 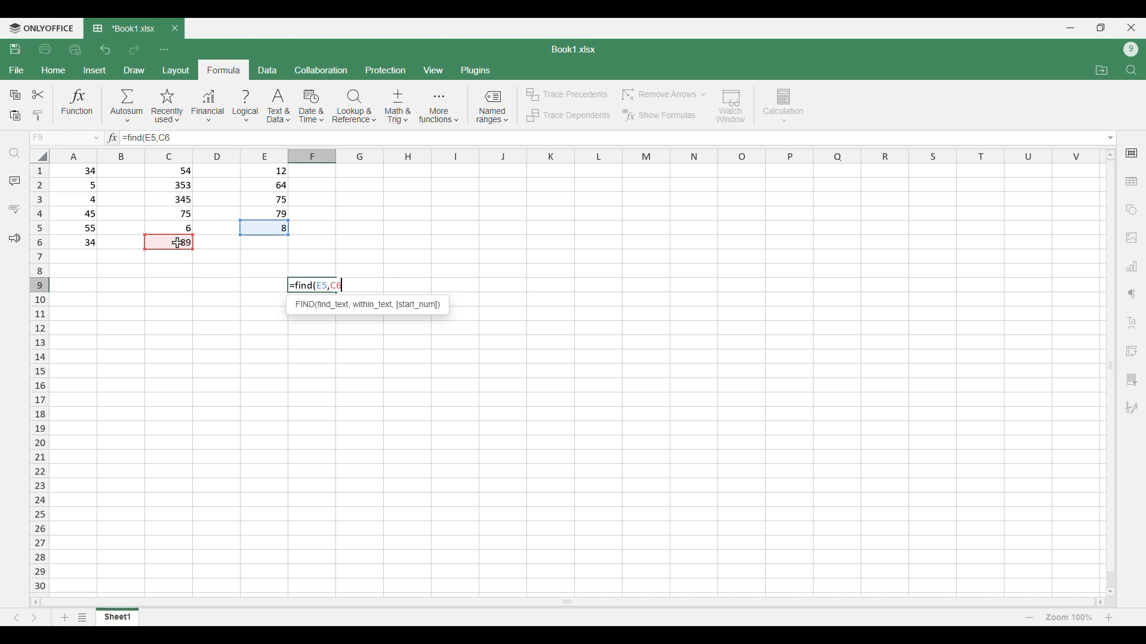 What do you see at coordinates (568, 116) in the screenshot?
I see `Trace dependents` at bounding box center [568, 116].